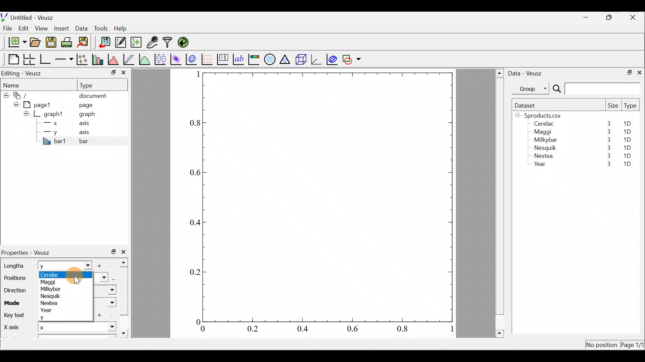 The height and width of the screenshot is (362, 645). I want to click on 0.6, so click(193, 173).